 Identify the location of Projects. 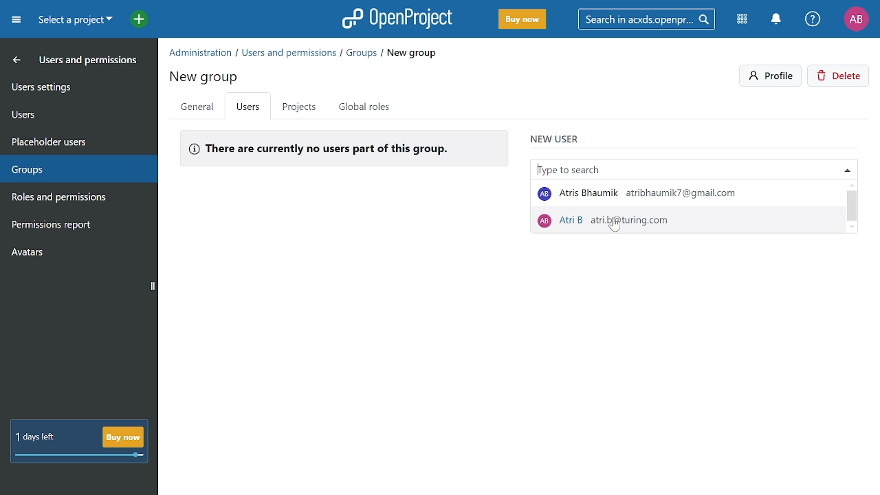
(298, 107).